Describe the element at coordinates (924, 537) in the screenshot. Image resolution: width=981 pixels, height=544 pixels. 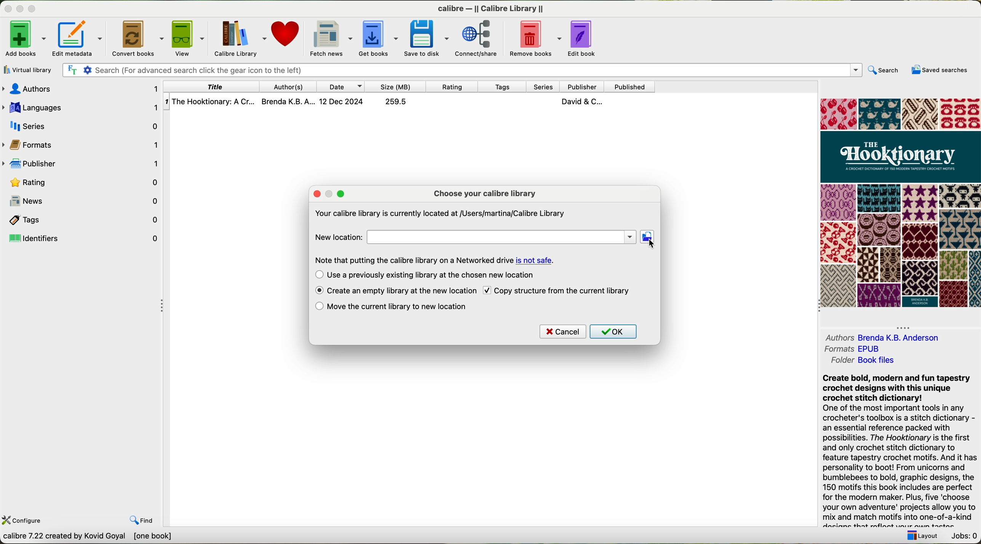
I see `layout` at that location.